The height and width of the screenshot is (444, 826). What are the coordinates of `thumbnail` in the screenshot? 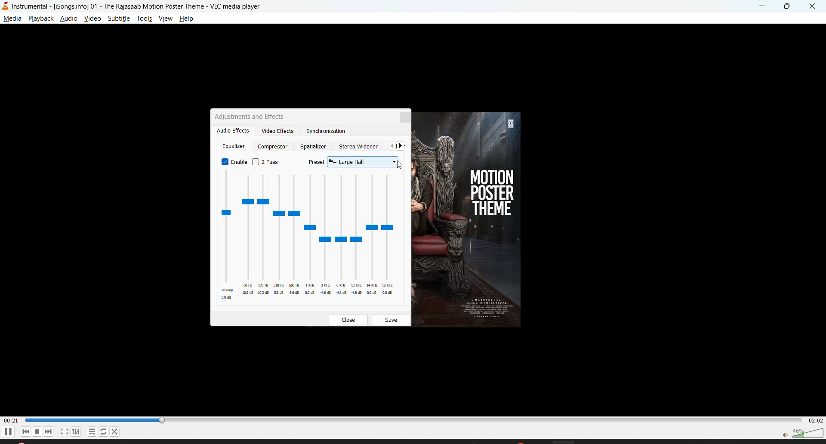 It's located at (480, 218).